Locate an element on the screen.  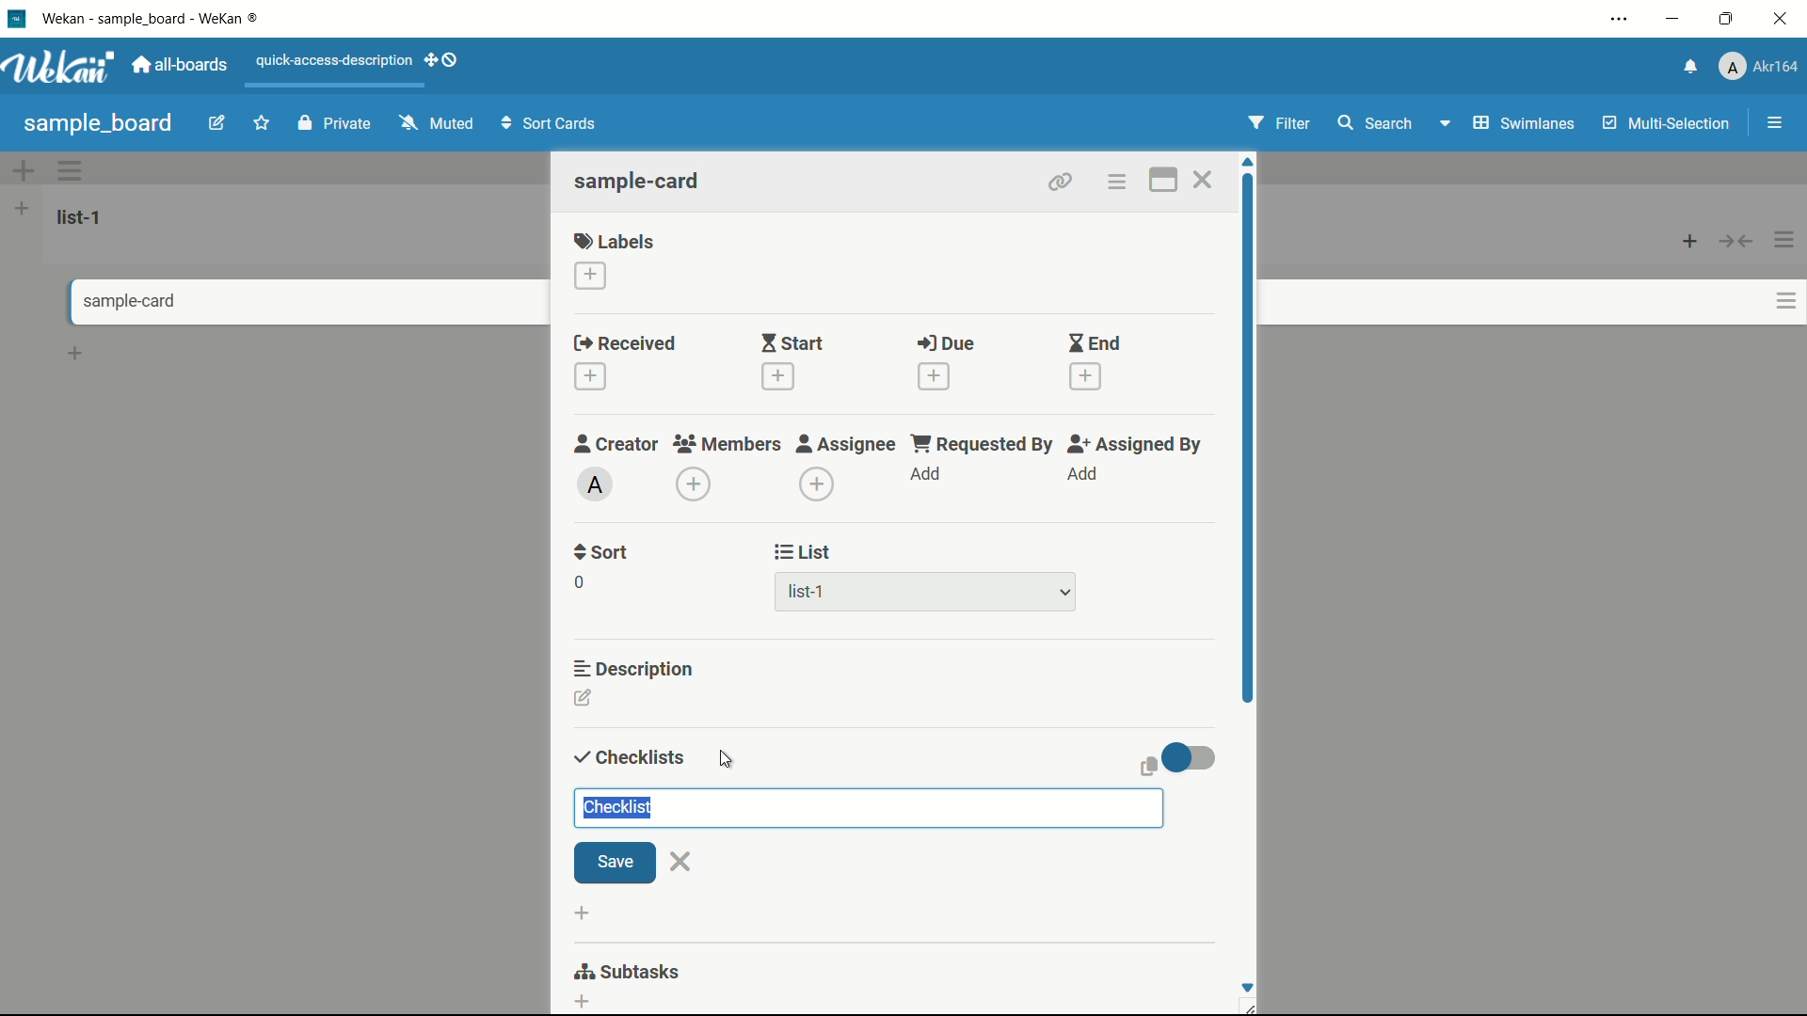
subtasks is located at coordinates (626, 971).